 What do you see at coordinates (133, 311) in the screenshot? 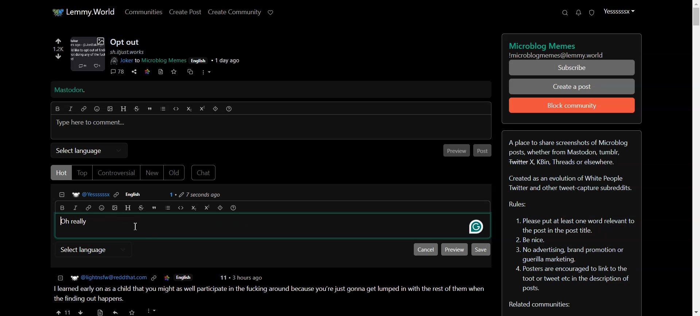
I see `` at bounding box center [133, 311].